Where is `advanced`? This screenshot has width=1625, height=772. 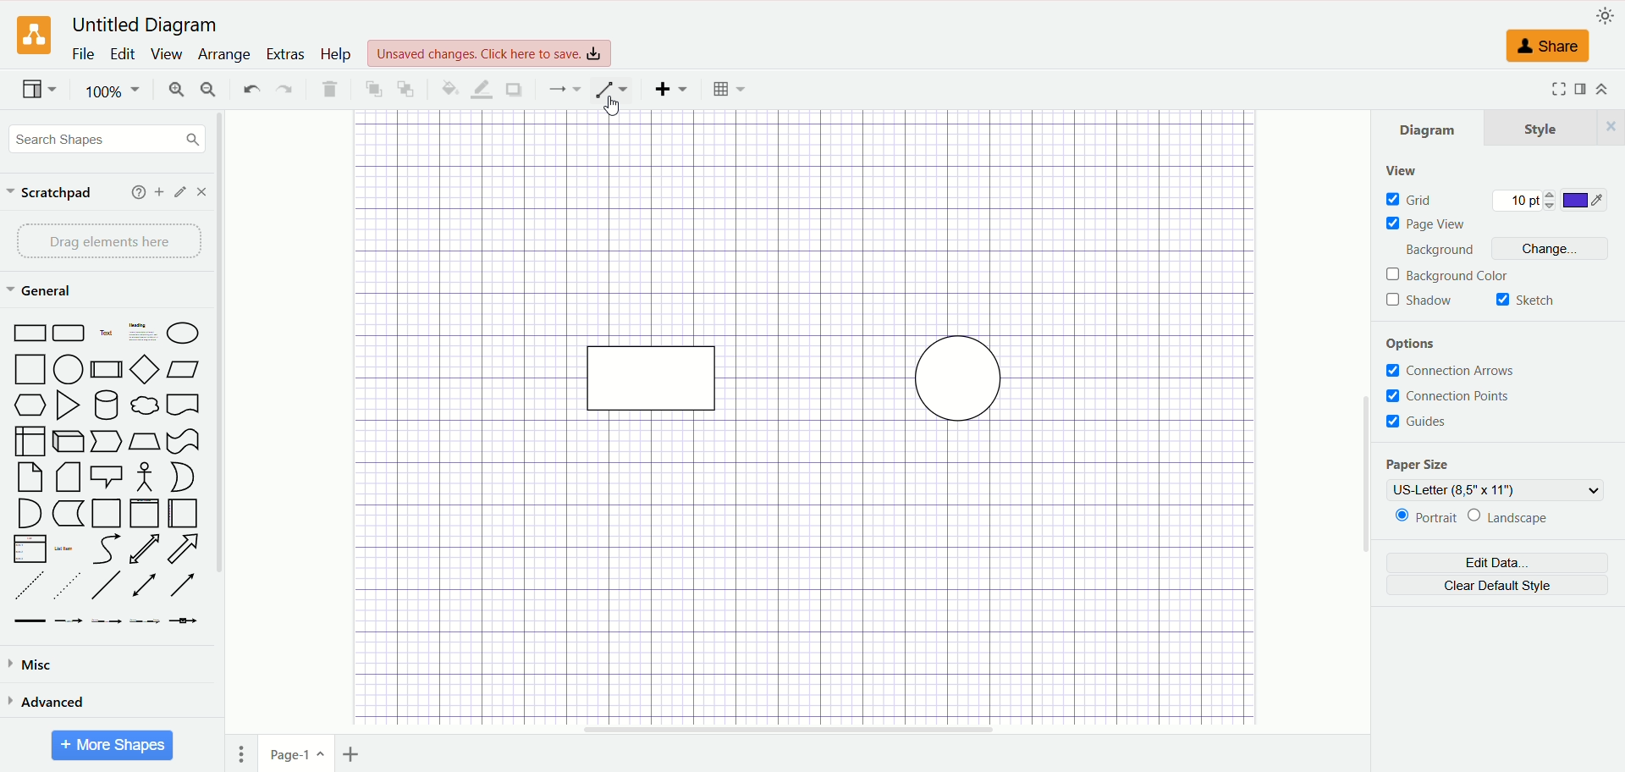 advanced is located at coordinates (49, 702).